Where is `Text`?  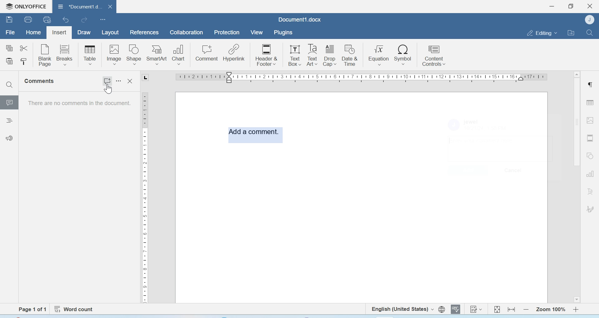 Text is located at coordinates (590, 191).